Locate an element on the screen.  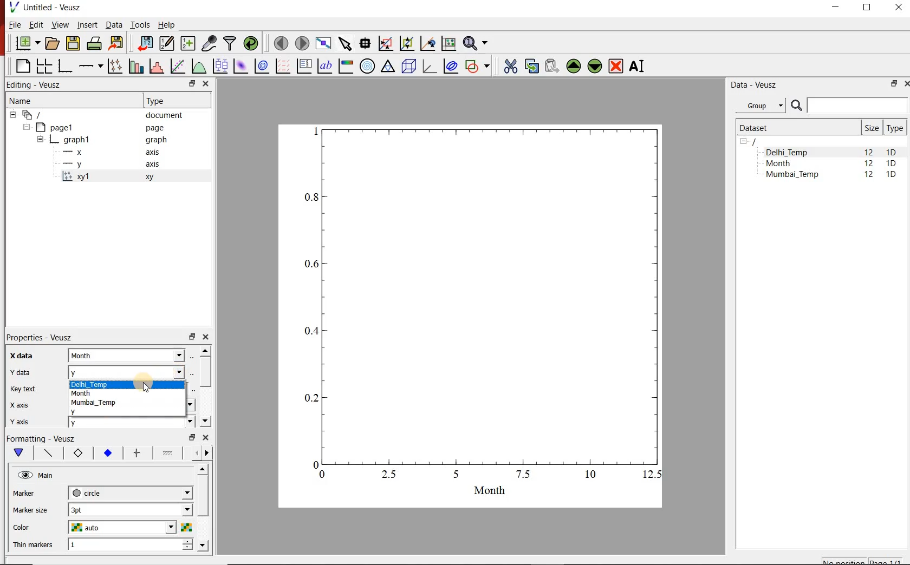
graph1 is located at coordinates (483, 308).